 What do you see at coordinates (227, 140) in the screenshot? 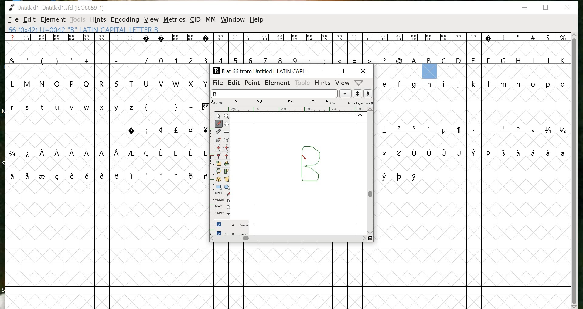
I see `Spiro` at bounding box center [227, 140].